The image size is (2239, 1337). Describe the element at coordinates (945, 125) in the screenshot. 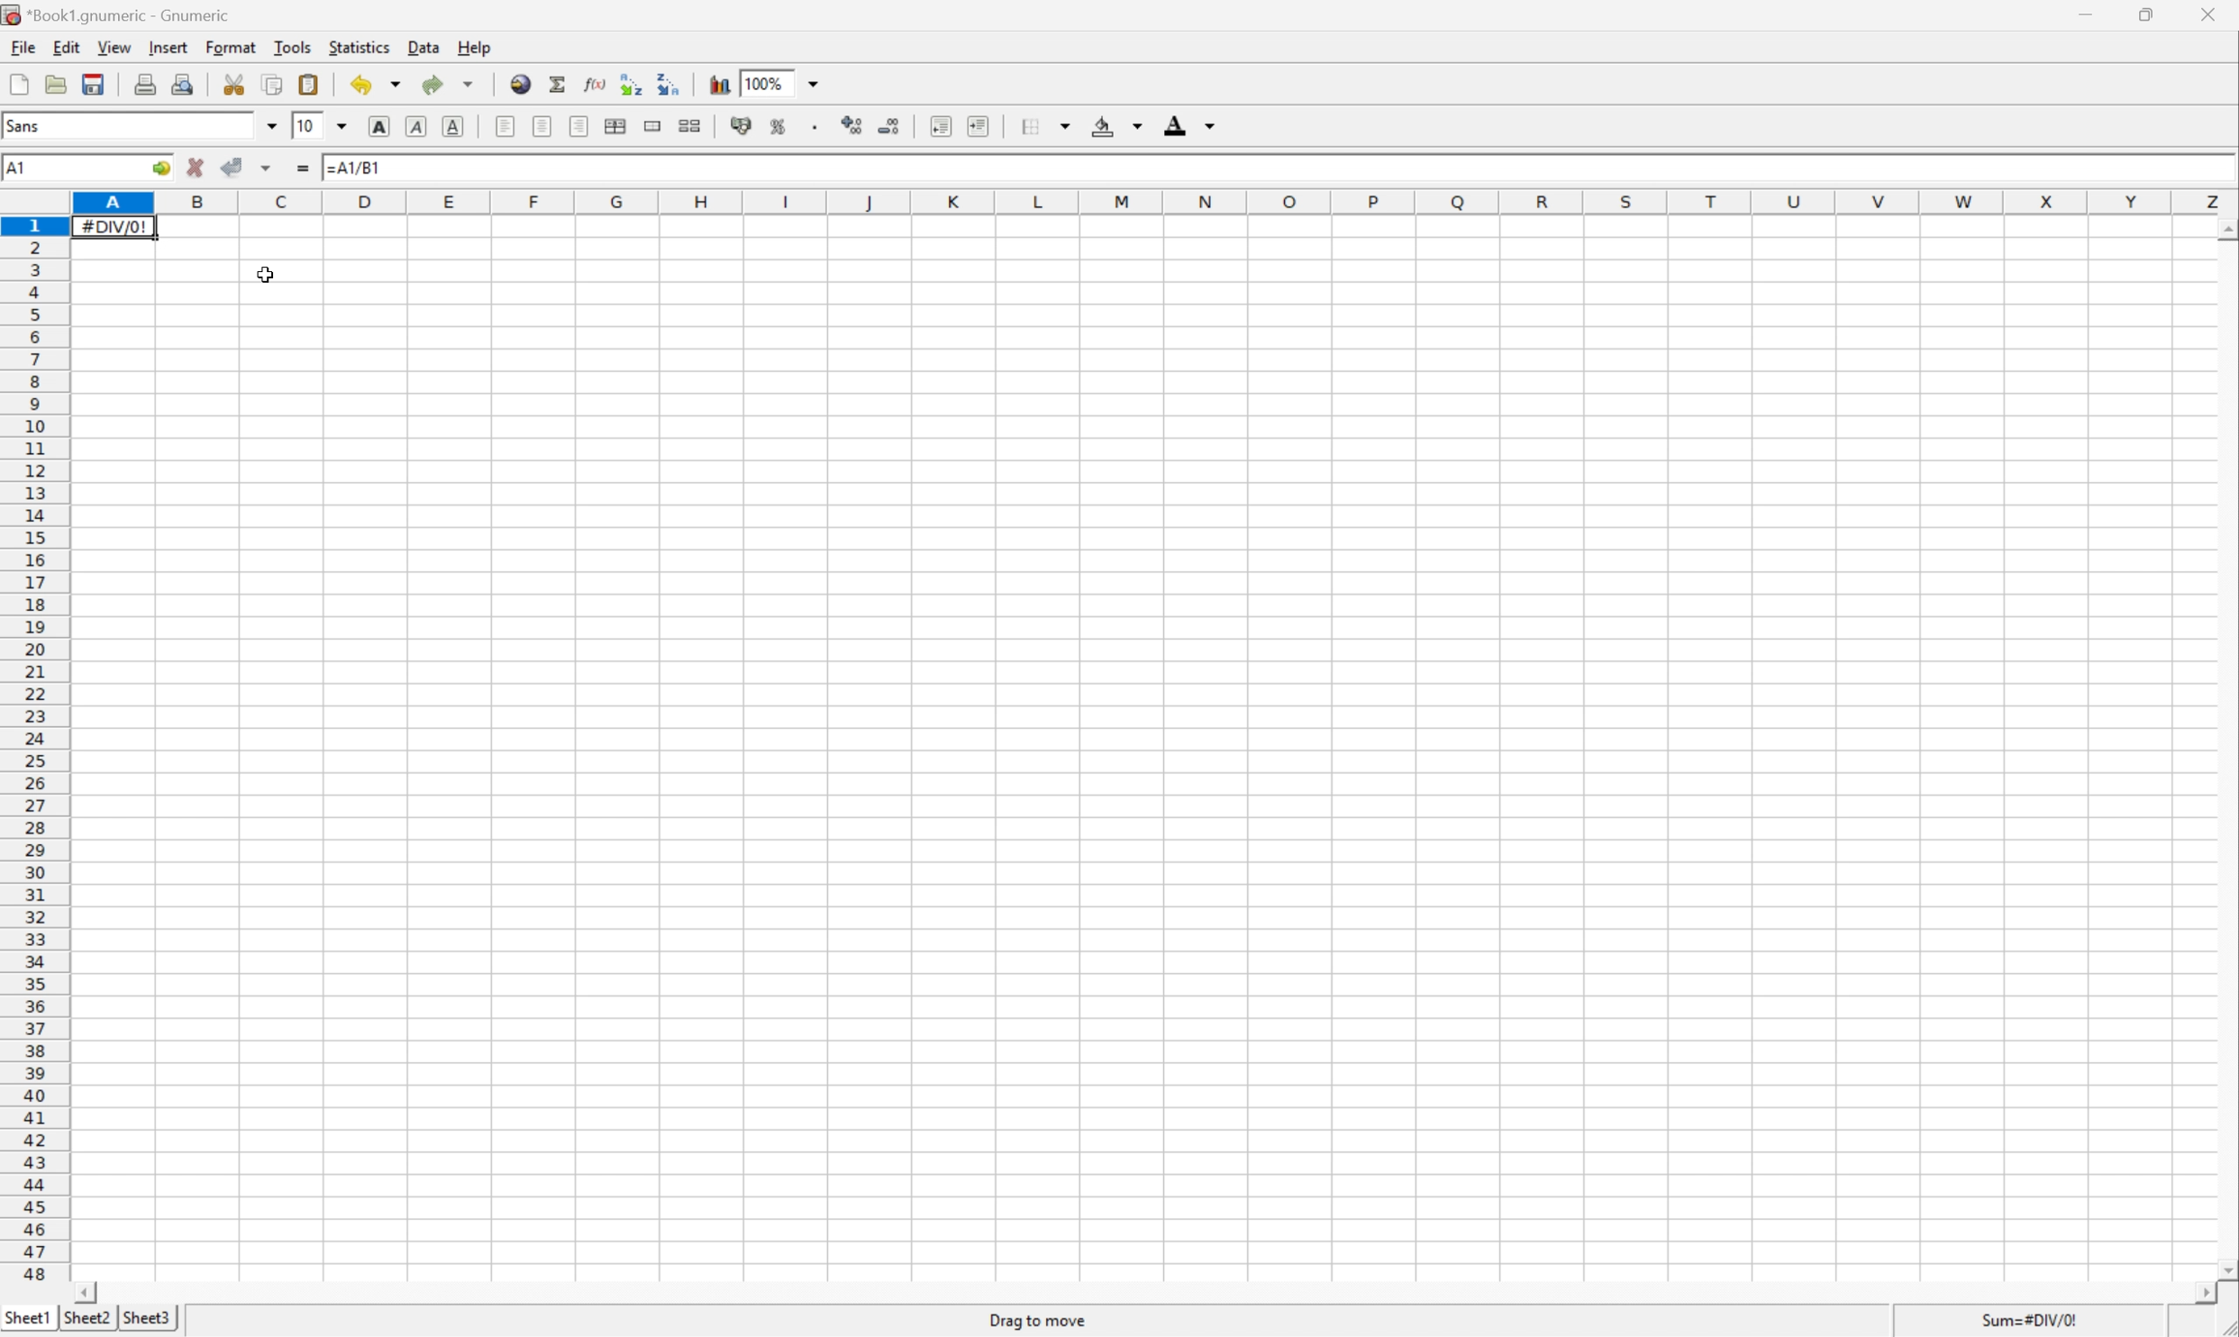

I see `Decrease the intent and align the contents to left` at that location.